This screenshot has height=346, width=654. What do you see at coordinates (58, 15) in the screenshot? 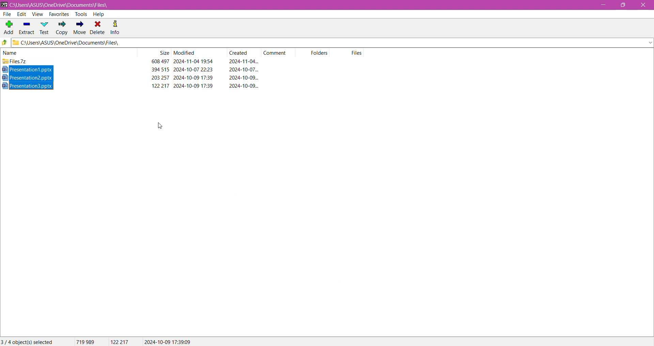
I see `Favorites` at bounding box center [58, 15].